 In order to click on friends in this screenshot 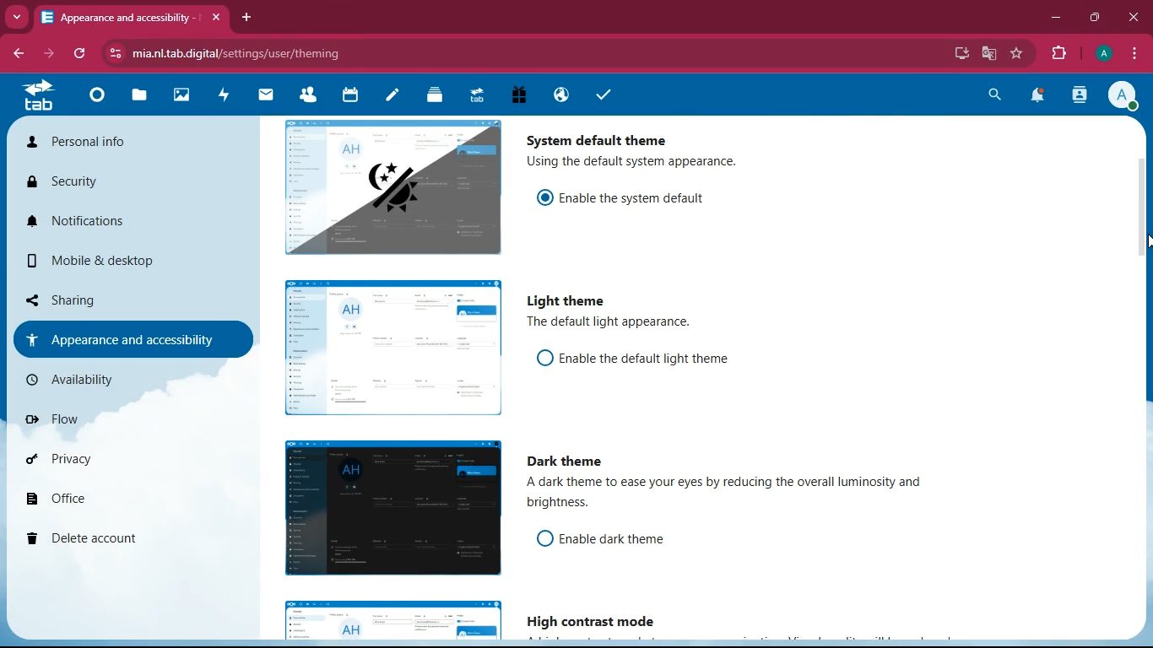, I will do `click(311, 96)`.